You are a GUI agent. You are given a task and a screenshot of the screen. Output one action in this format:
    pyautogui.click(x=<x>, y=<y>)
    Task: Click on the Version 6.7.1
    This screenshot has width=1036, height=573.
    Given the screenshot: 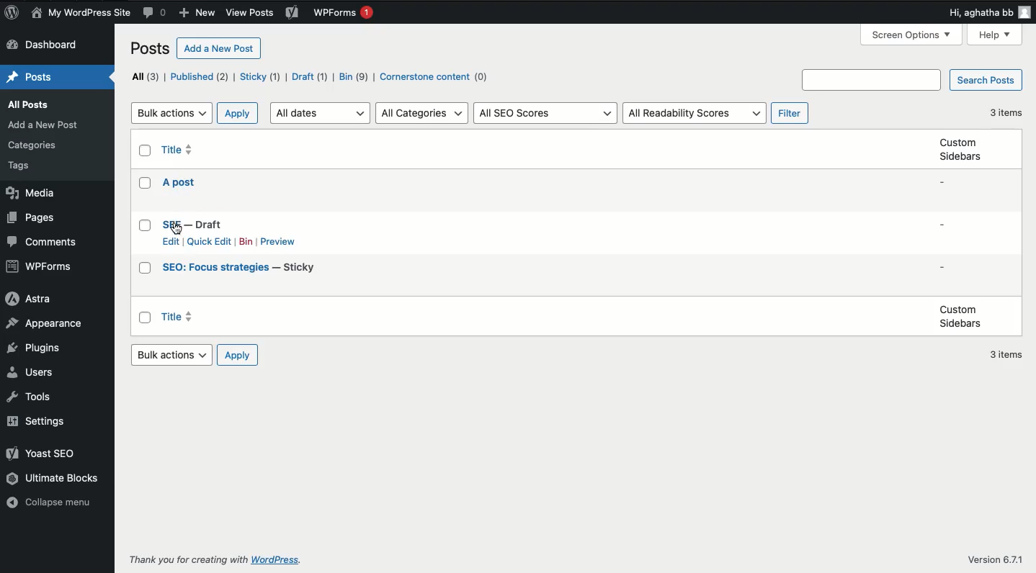 What is the action you would take?
    pyautogui.click(x=996, y=560)
    